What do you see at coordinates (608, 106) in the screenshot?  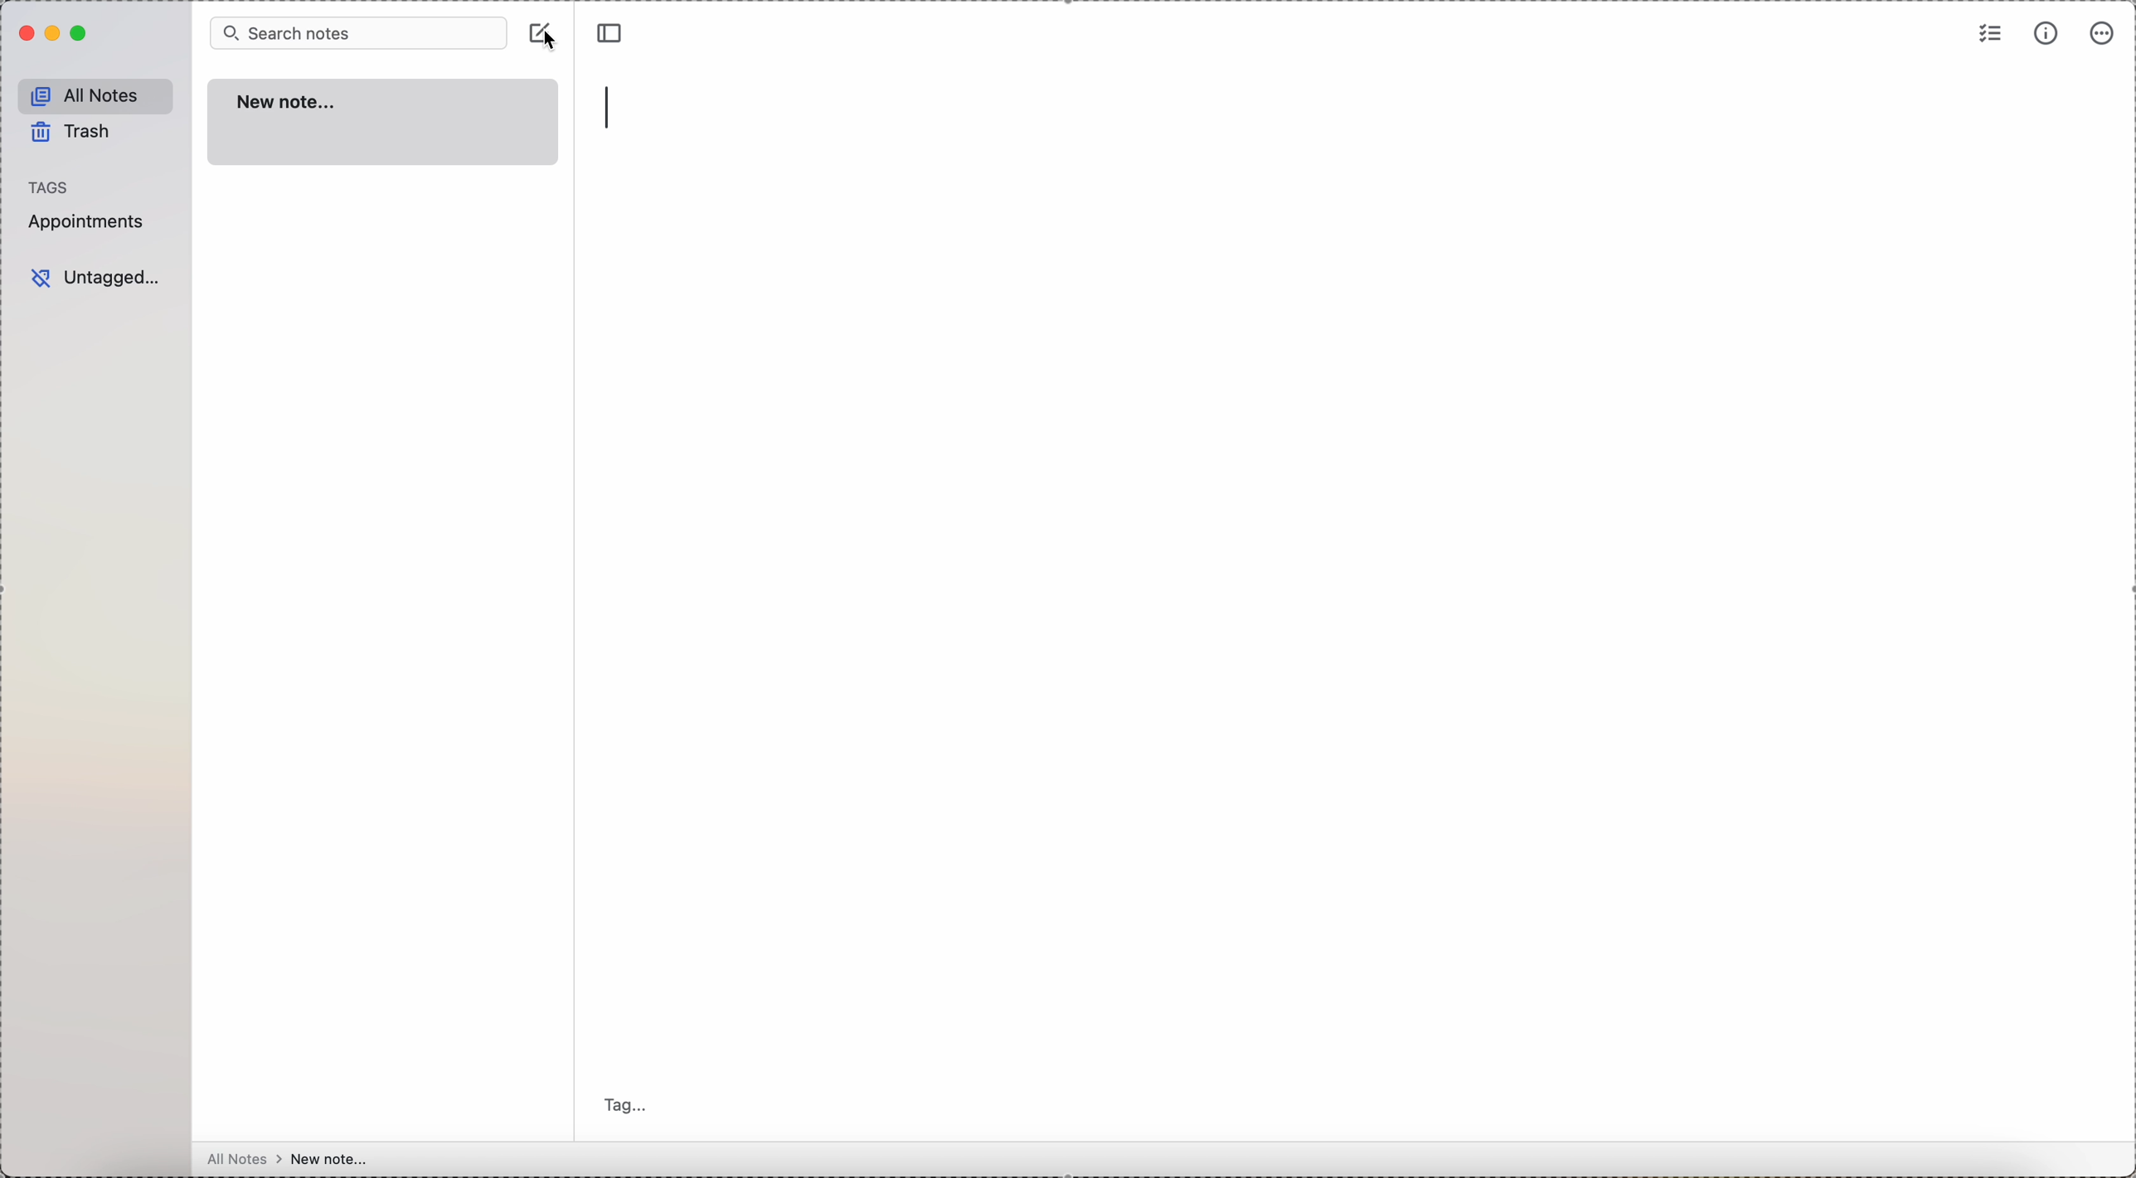 I see `type title` at bounding box center [608, 106].